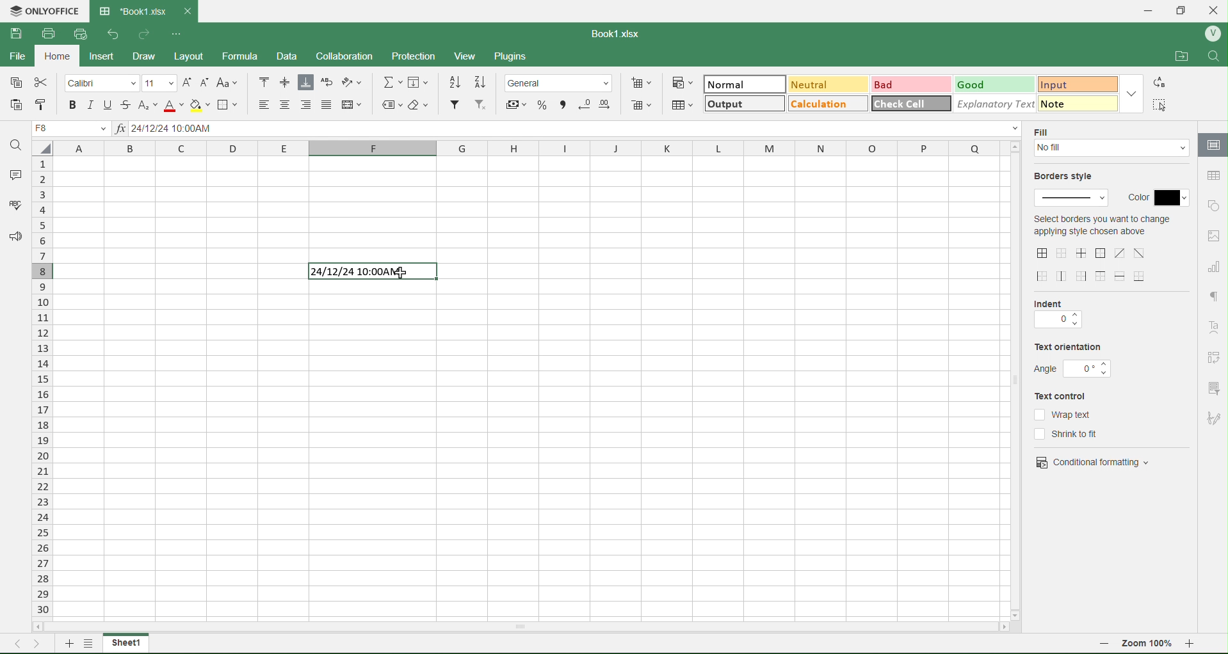 The height and width of the screenshot is (654, 1228). I want to click on Draw, so click(156, 54).